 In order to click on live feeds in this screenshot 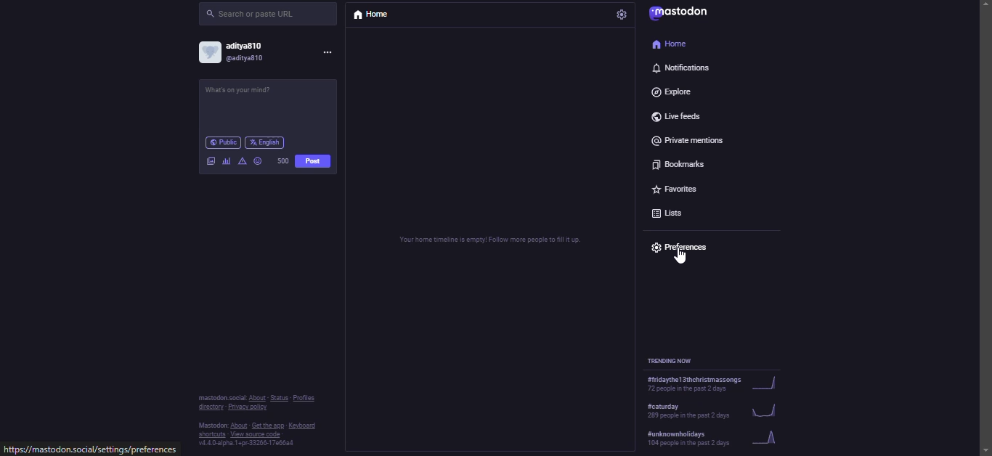, I will do `click(675, 114)`.